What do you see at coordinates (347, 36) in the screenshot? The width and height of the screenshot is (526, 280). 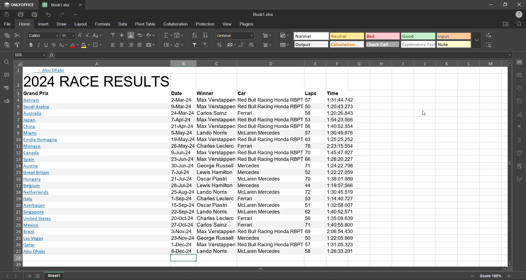 I see `neutral` at bounding box center [347, 36].